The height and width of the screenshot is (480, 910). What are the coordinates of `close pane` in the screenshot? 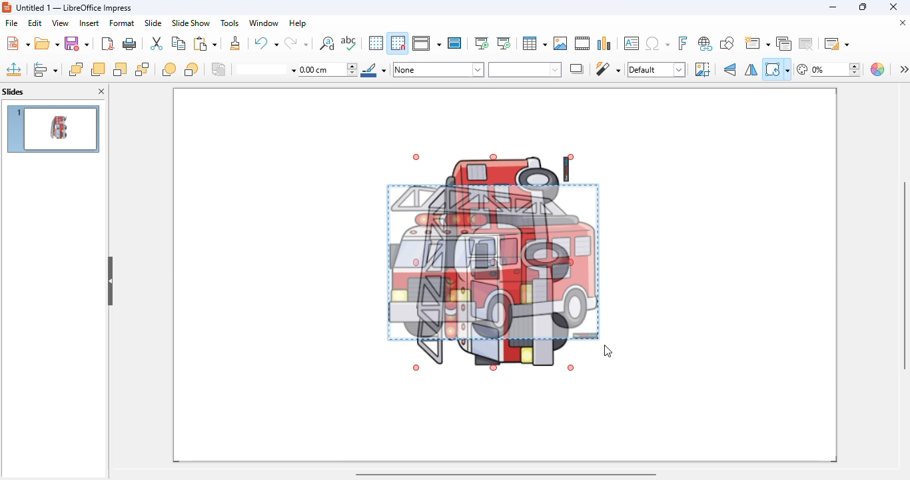 It's located at (101, 91).